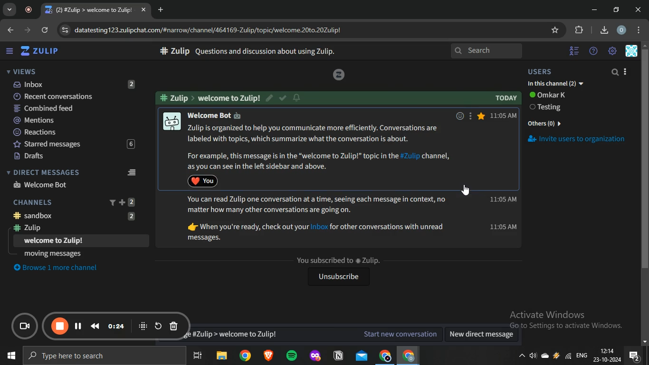 Image resolution: width=649 pixels, height=365 pixels. Describe the element at coordinates (469, 115) in the screenshot. I see `message actions` at that location.